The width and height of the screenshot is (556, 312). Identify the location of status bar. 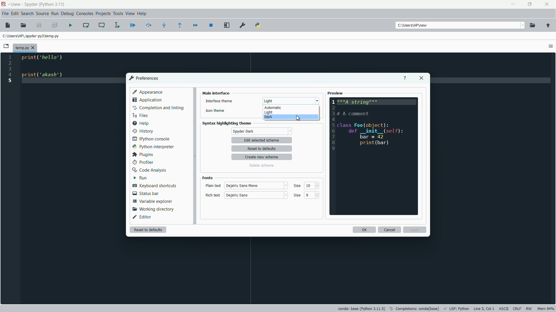
(145, 193).